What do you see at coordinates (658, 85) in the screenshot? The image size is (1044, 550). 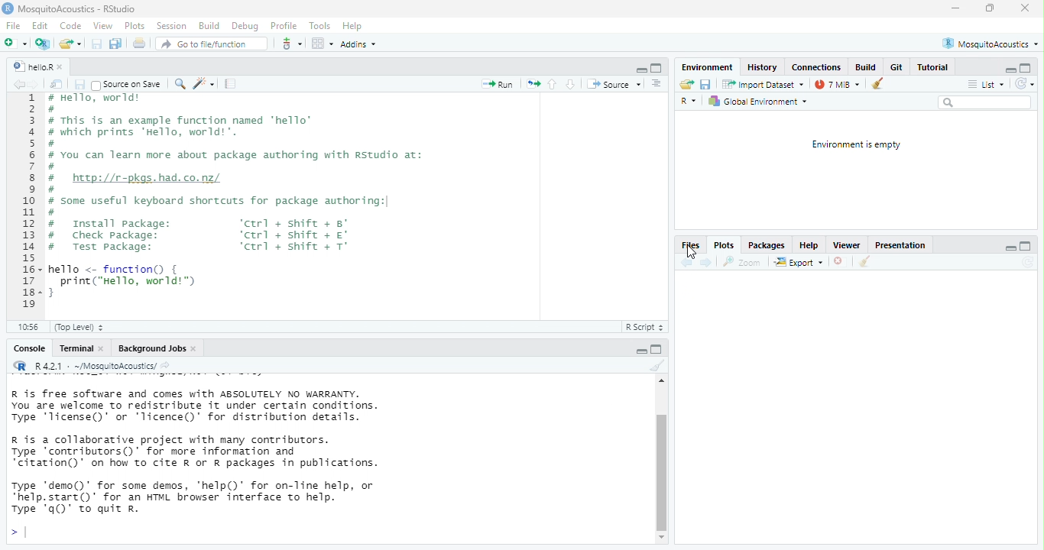 I see `show document outline` at bounding box center [658, 85].